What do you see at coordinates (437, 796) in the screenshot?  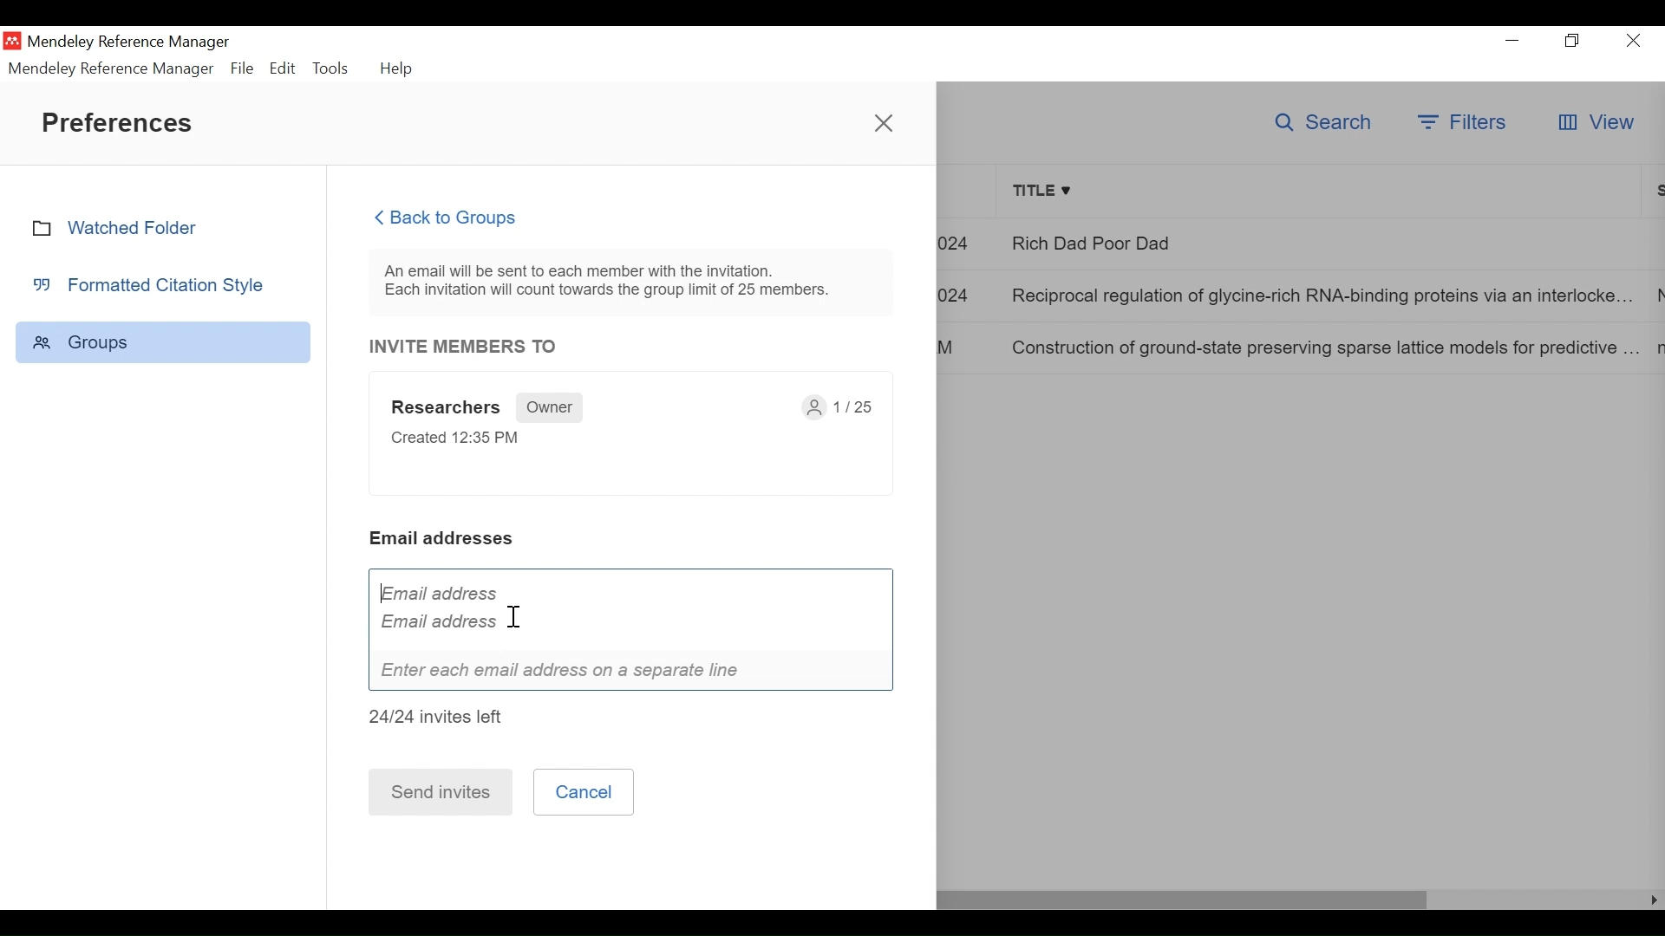 I see `Send invites` at bounding box center [437, 796].